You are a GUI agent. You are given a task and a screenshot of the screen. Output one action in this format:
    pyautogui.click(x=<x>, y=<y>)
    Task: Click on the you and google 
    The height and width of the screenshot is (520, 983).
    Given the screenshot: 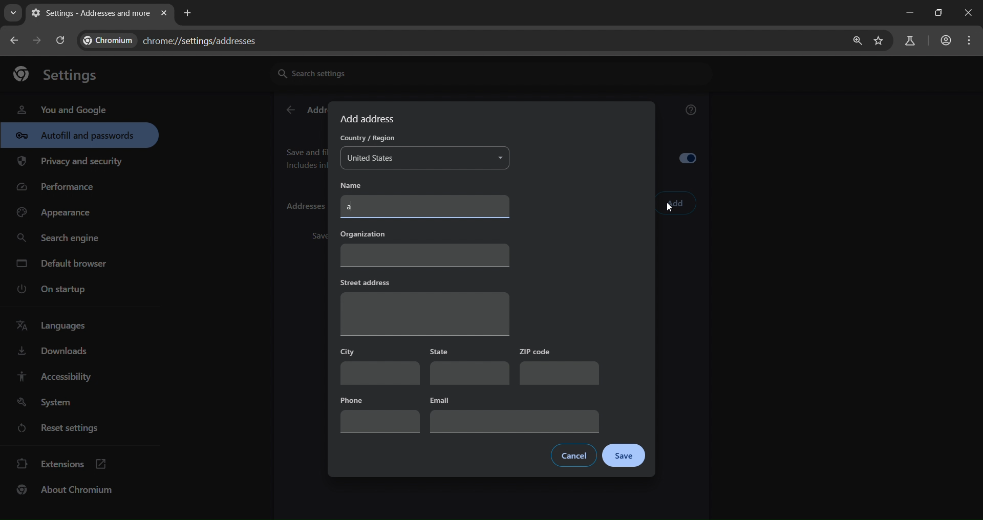 What is the action you would take?
    pyautogui.click(x=61, y=109)
    